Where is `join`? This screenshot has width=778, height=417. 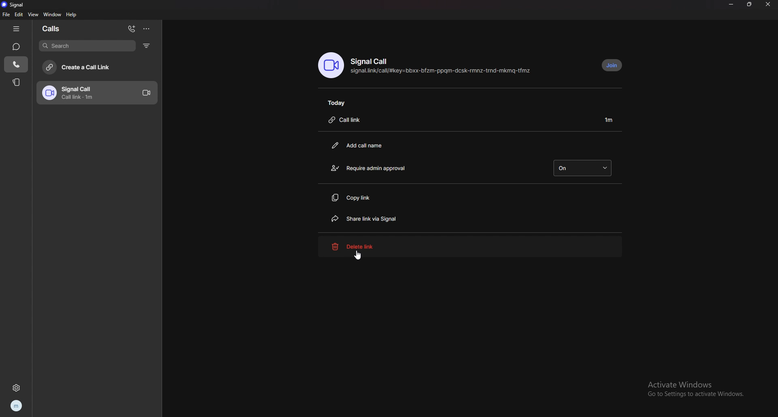
join is located at coordinates (613, 65).